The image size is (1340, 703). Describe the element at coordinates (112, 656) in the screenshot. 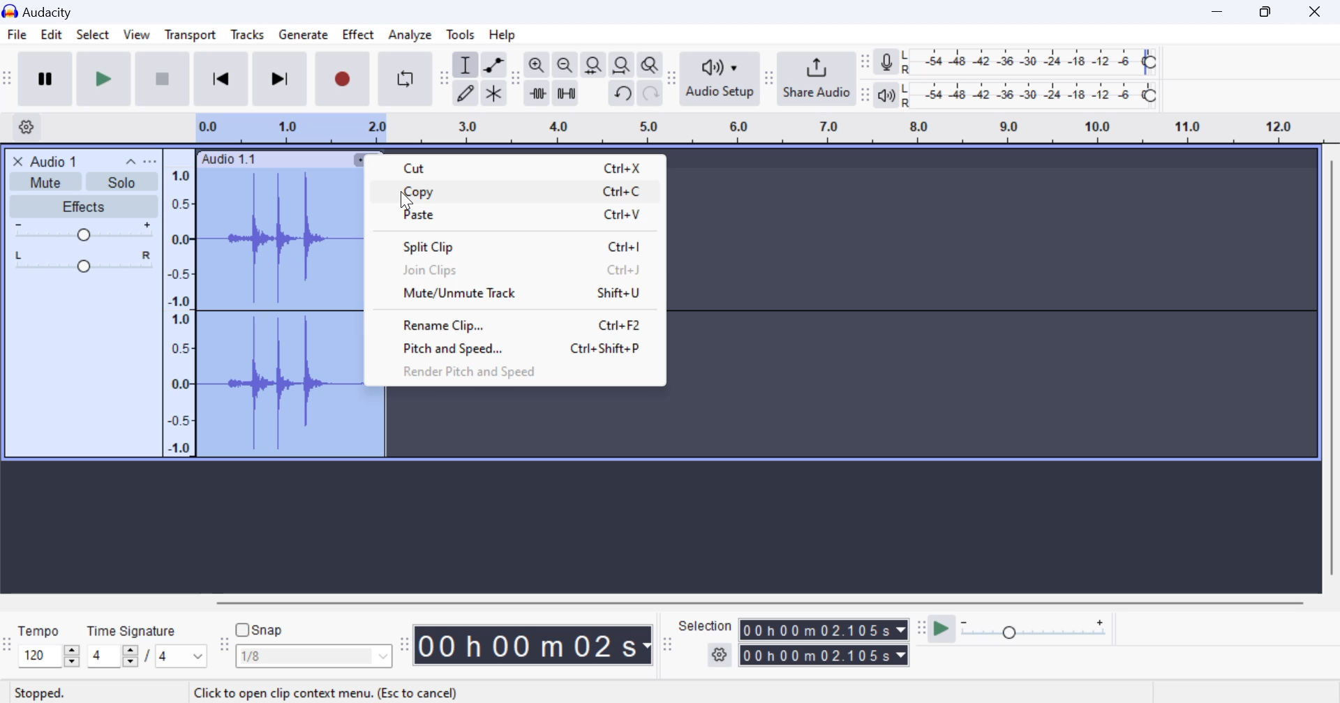

I see `increase or decrease time signature` at that location.